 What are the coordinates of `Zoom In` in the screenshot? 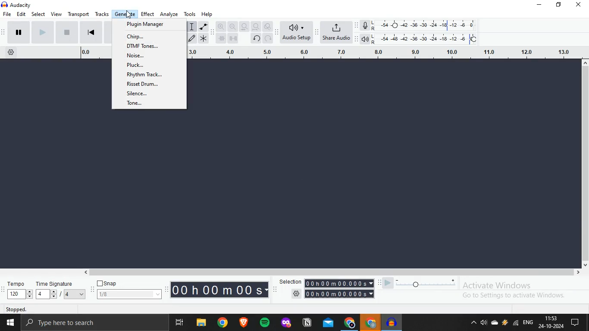 It's located at (220, 26).